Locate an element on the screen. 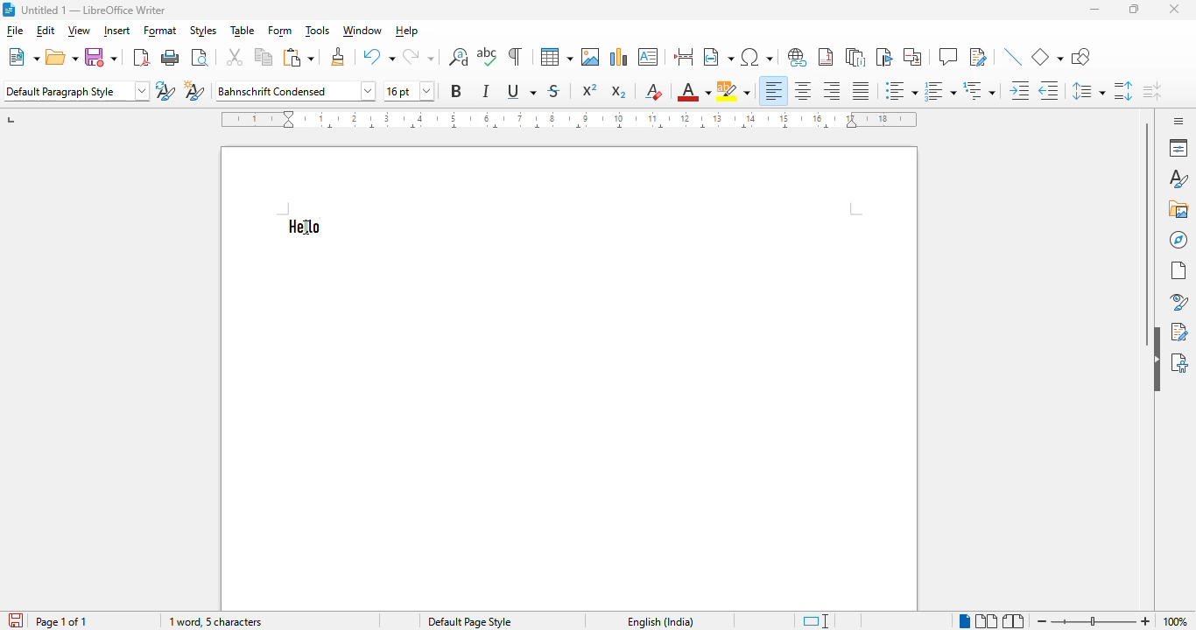  find and replace is located at coordinates (459, 57).